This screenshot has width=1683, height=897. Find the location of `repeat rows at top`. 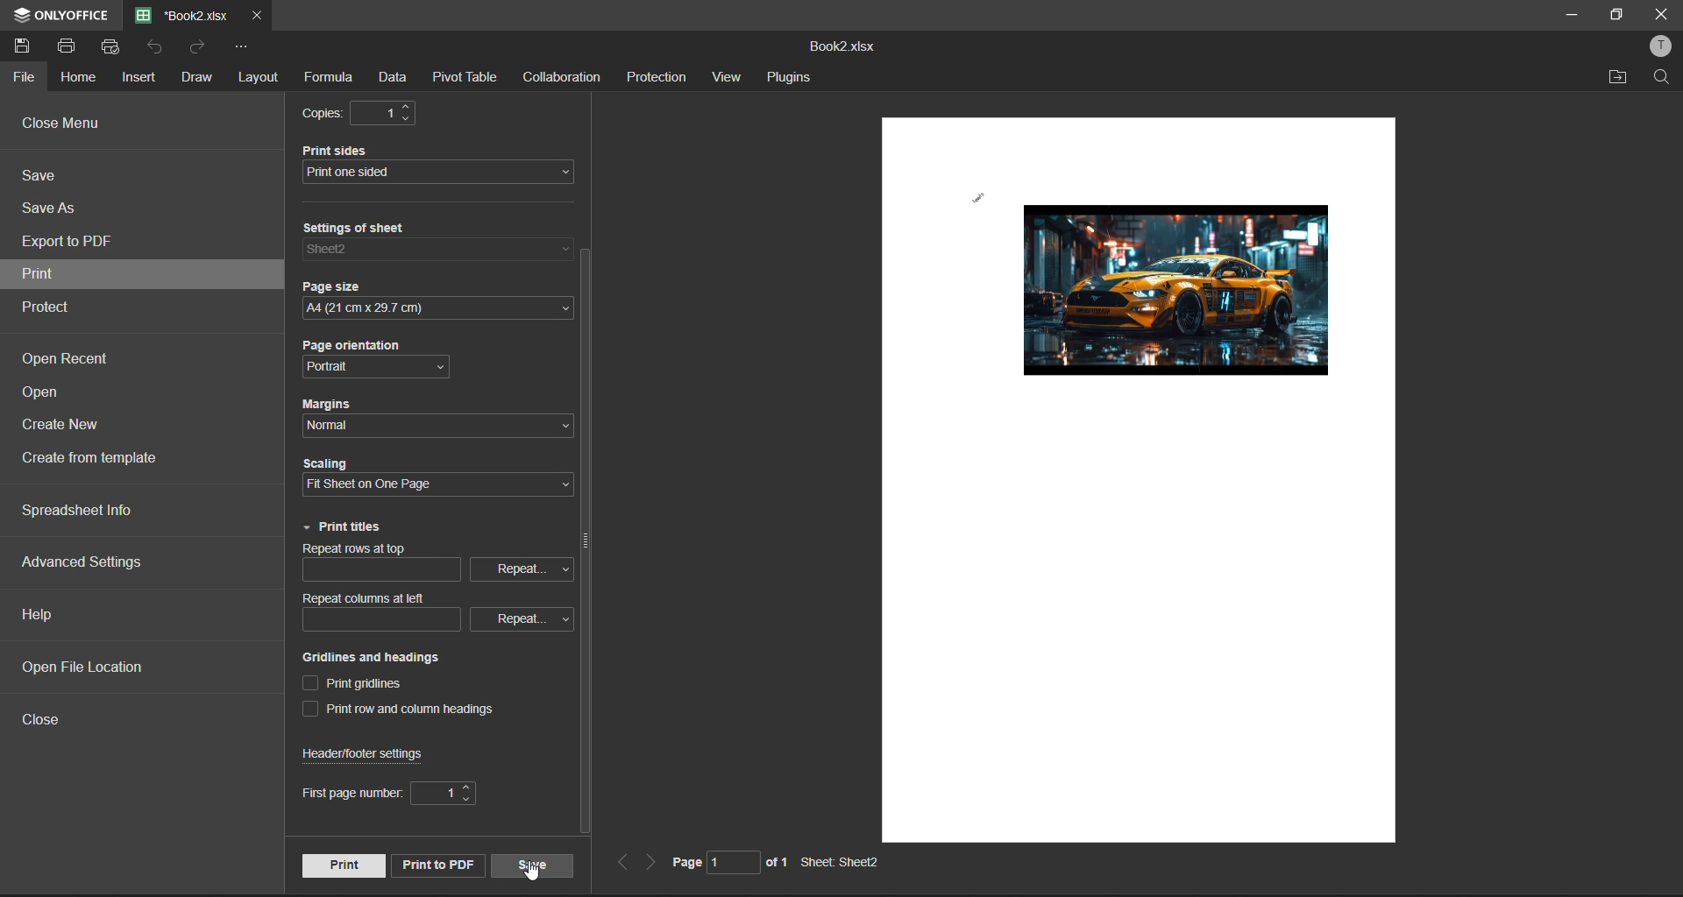

repeat rows at top is located at coordinates (370, 549).